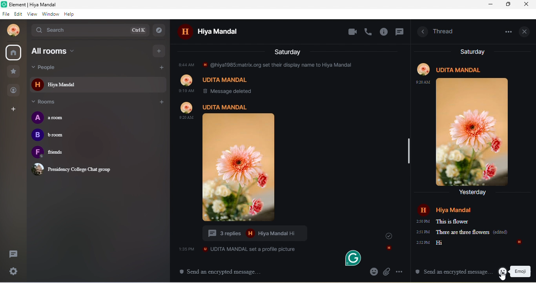 The width and height of the screenshot is (536, 283). What do you see at coordinates (97, 85) in the screenshot?
I see `Hiya Mandal` at bounding box center [97, 85].